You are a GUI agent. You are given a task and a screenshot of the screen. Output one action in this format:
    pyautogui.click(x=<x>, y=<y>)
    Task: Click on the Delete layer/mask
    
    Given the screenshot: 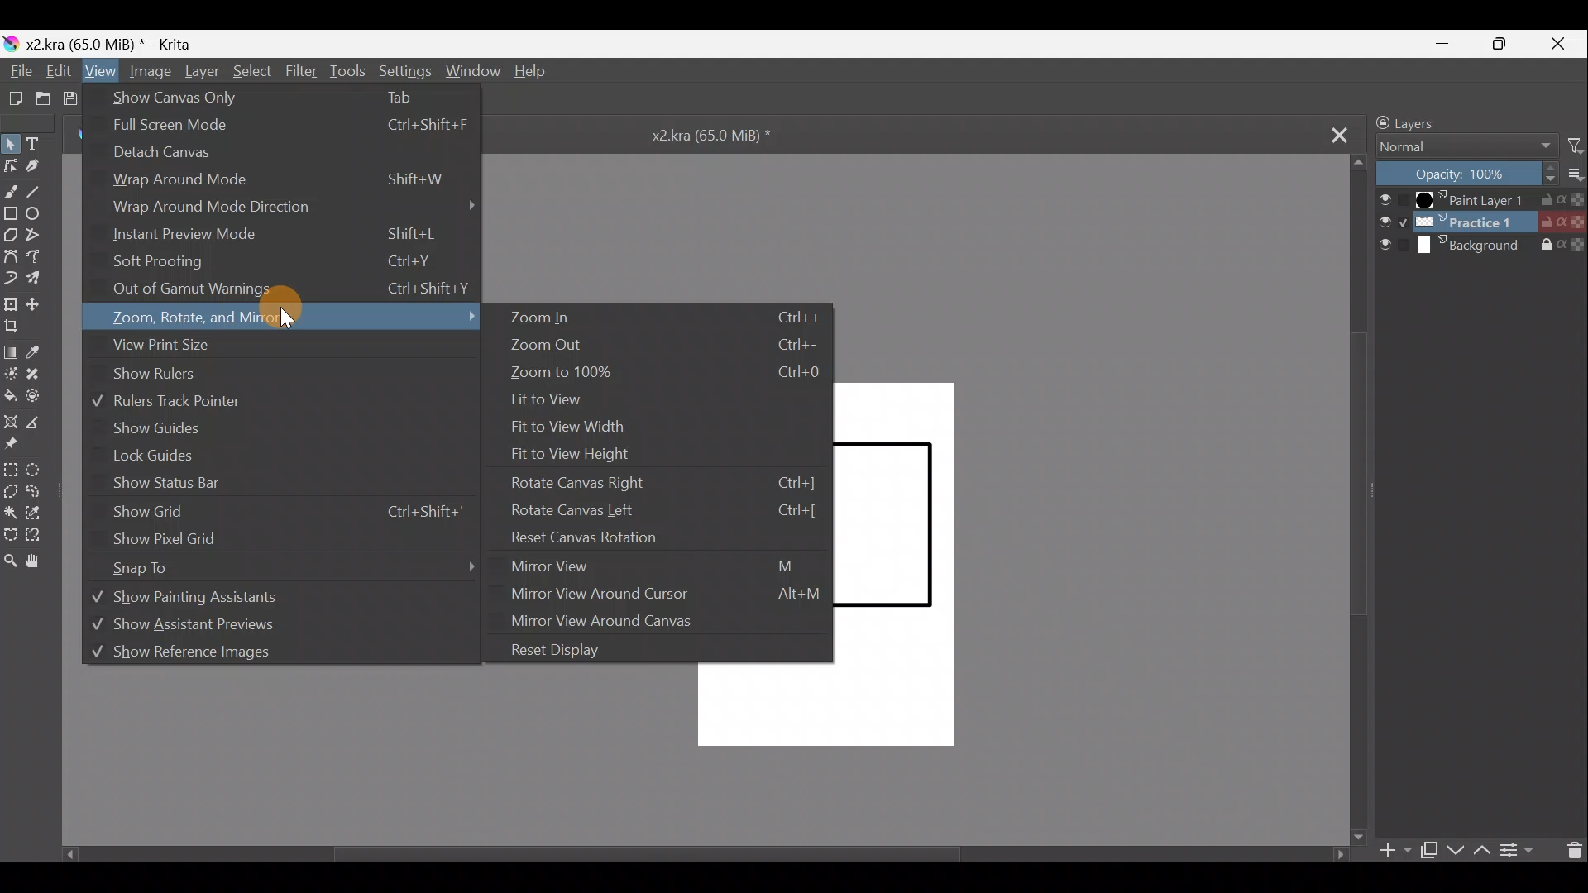 What is the action you would take?
    pyautogui.click(x=1570, y=850)
    